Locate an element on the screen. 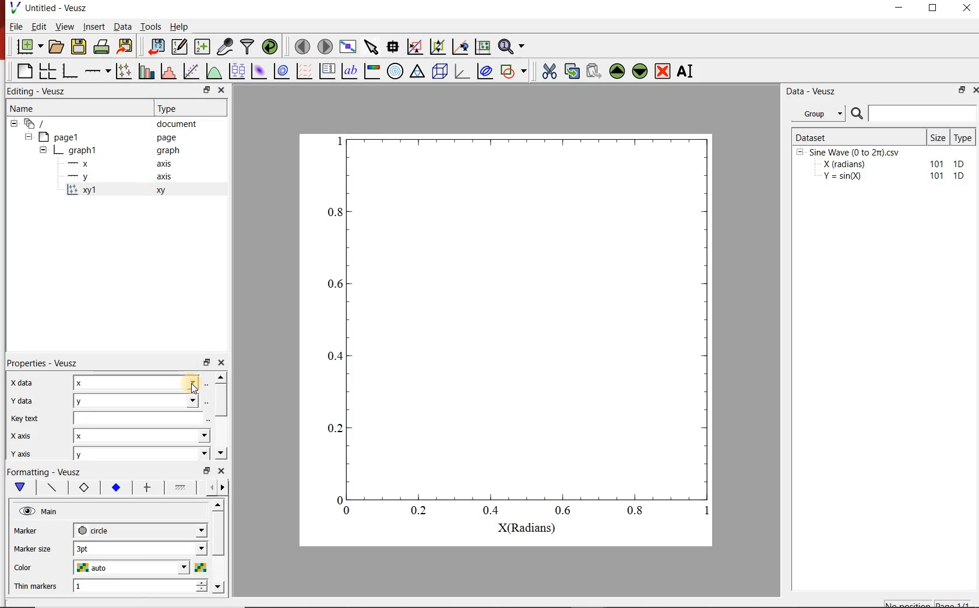  xy is located at coordinates (159, 190).